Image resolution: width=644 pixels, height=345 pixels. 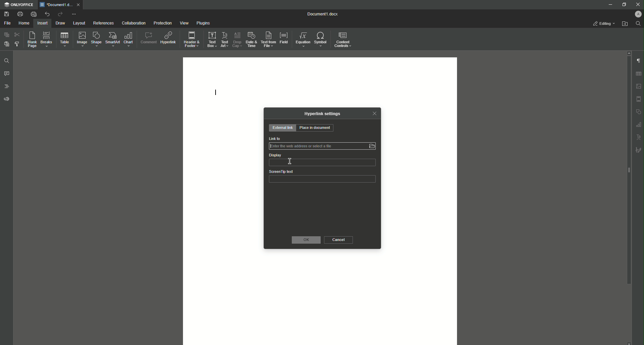 What do you see at coordinates (639, 111) in the screenshot?
I see `shape settings` at bounding box center [639, 111].